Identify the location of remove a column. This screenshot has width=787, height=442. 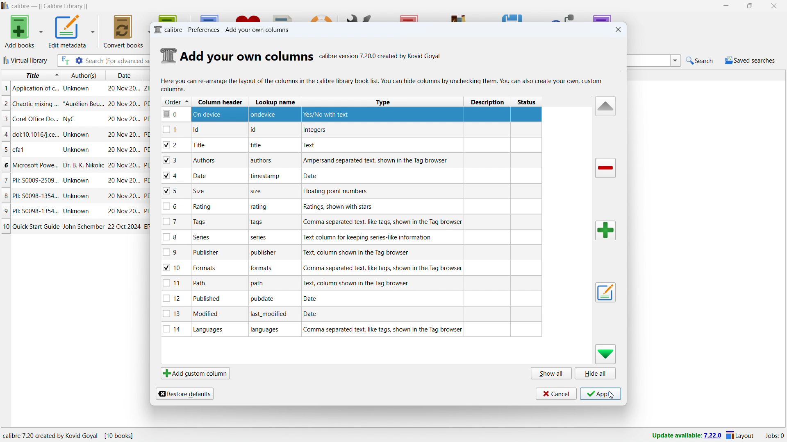
(605, 168).